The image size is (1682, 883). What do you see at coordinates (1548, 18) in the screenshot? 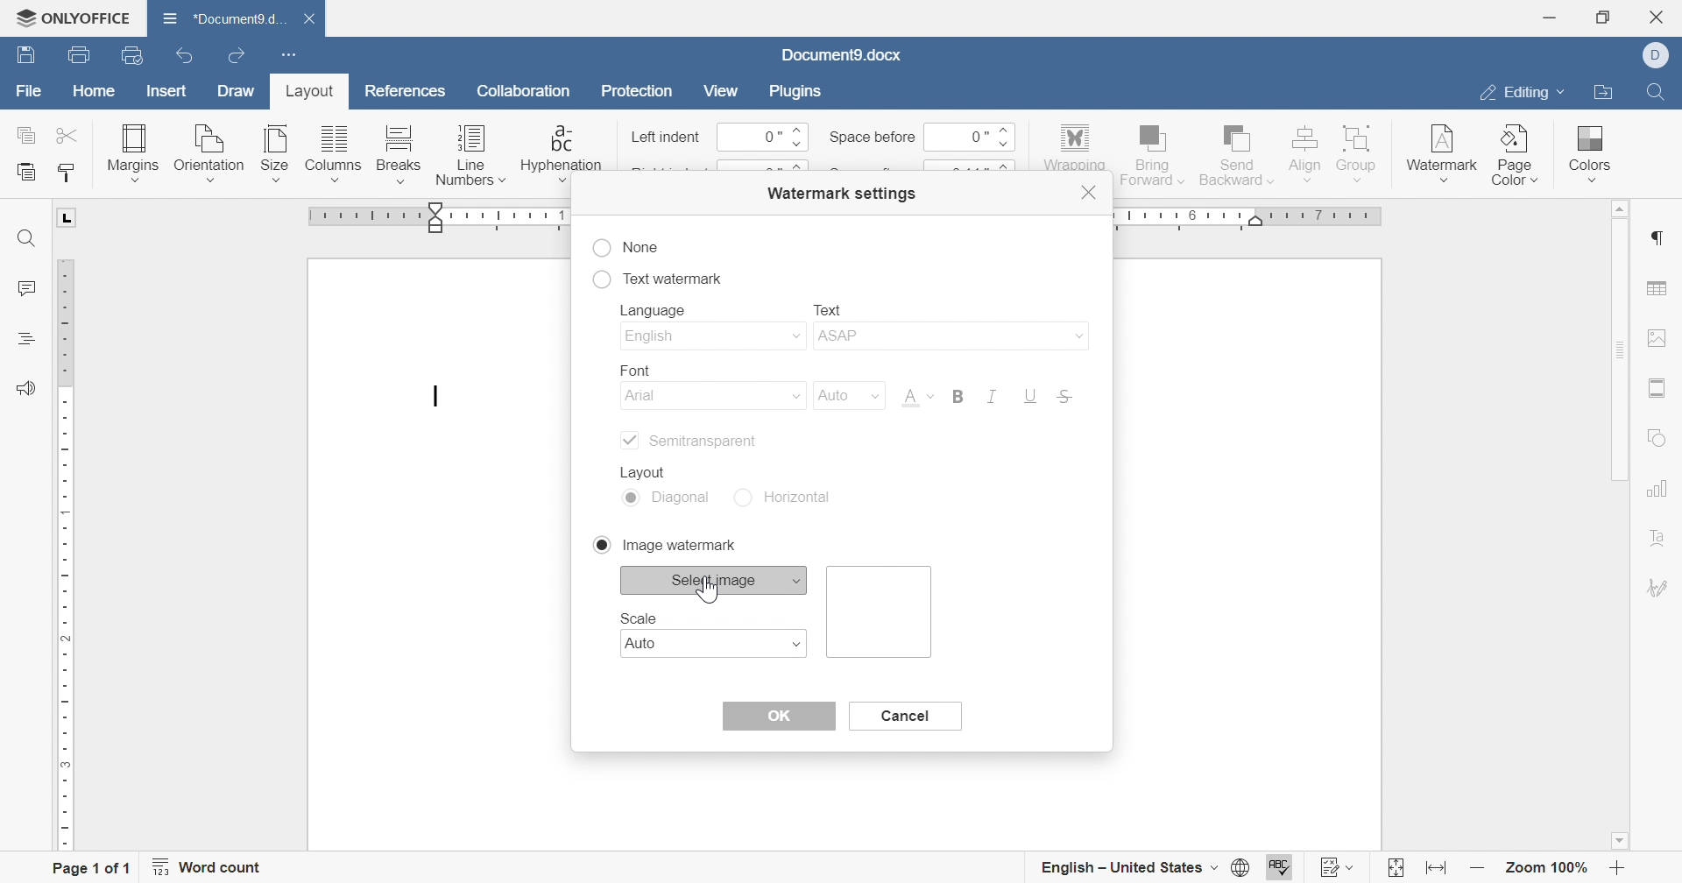
I see `minimize` at bounding box center [1548, 18].